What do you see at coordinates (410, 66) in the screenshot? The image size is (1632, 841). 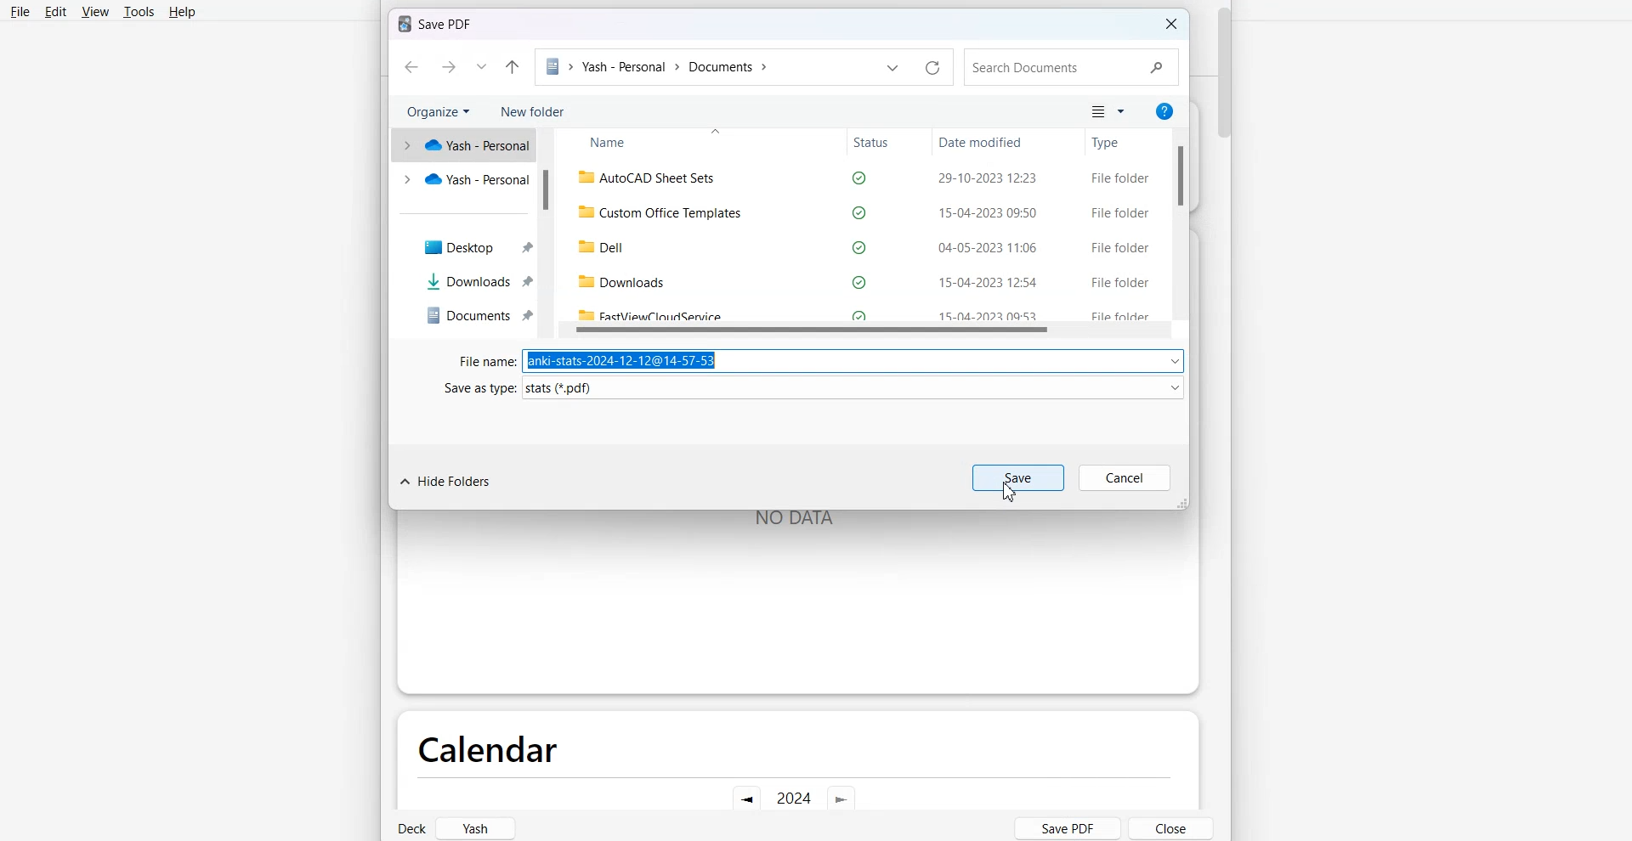 I see `Go Back` at bounding box center [410, 66].